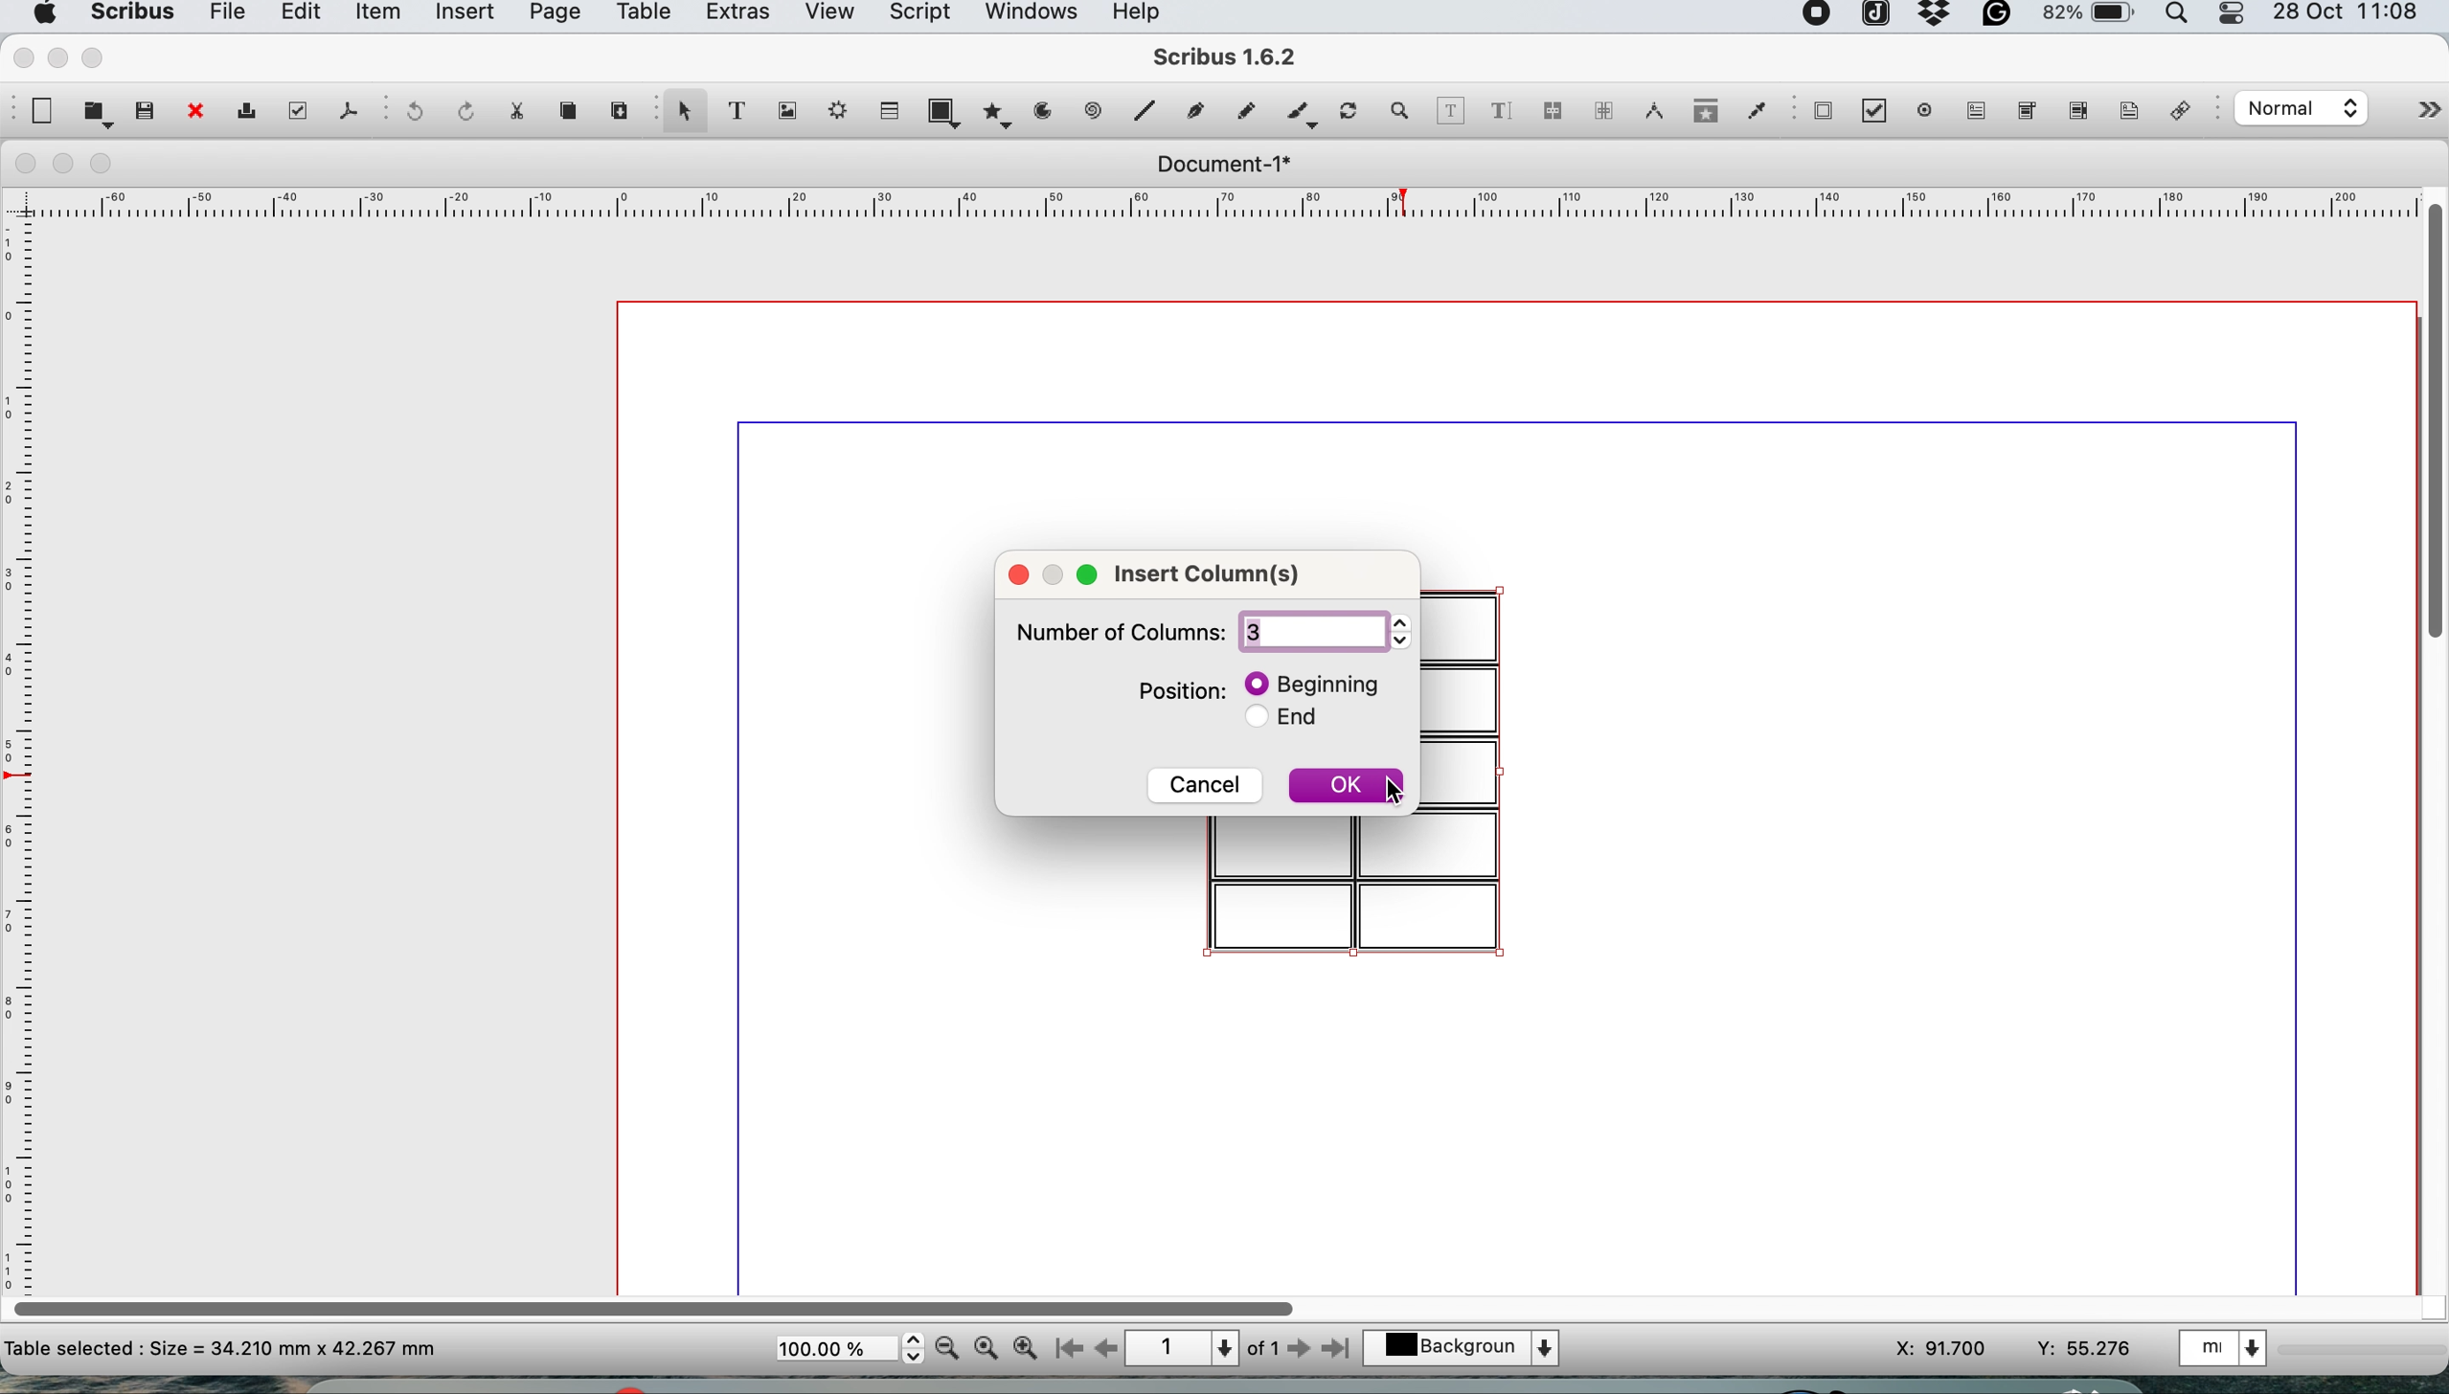 The height and width of the screenshot is (1394, 2449). Describe the element at coordinates (1201, 1349) in the screenshot. I see `page 1 of 1` at that location.